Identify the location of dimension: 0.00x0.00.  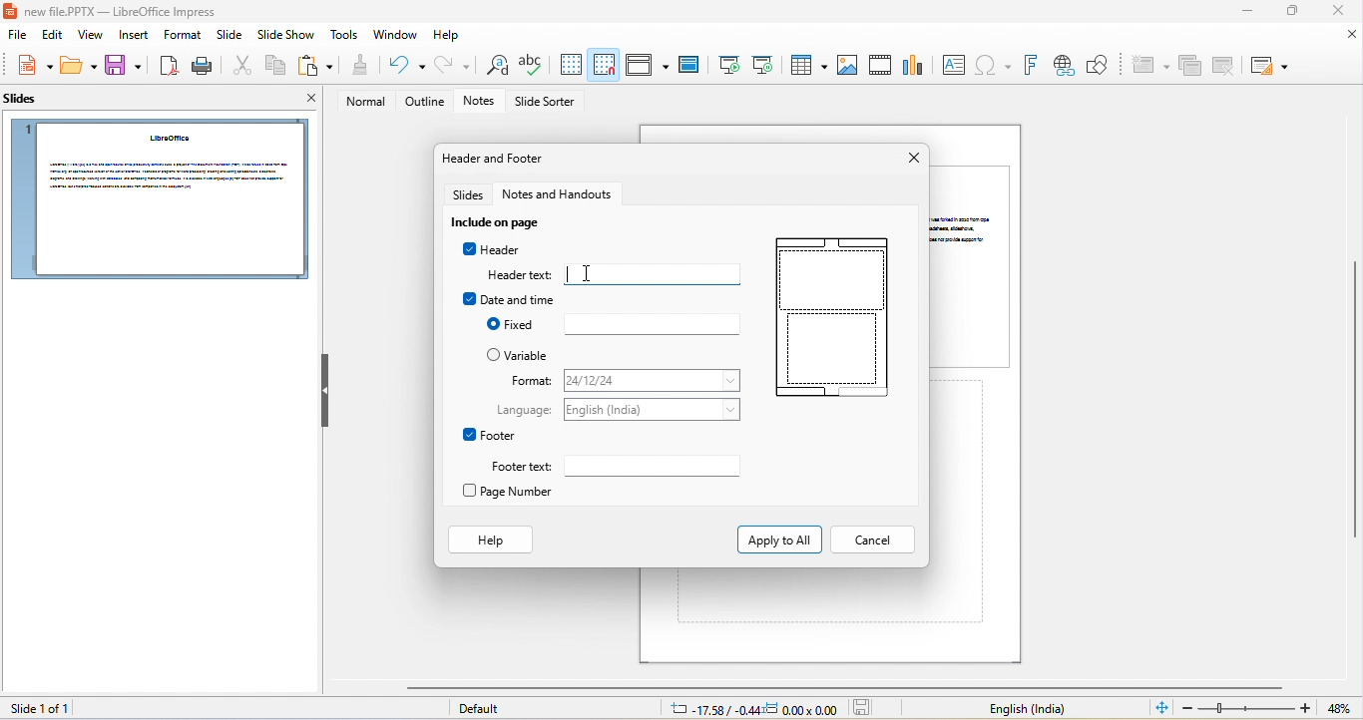
(801, 709).